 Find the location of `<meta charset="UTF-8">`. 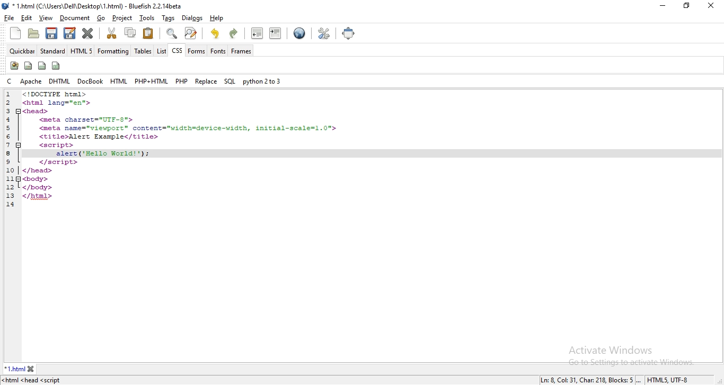

<meta charset="UTF-8"> is located at coordinates (88, 120).